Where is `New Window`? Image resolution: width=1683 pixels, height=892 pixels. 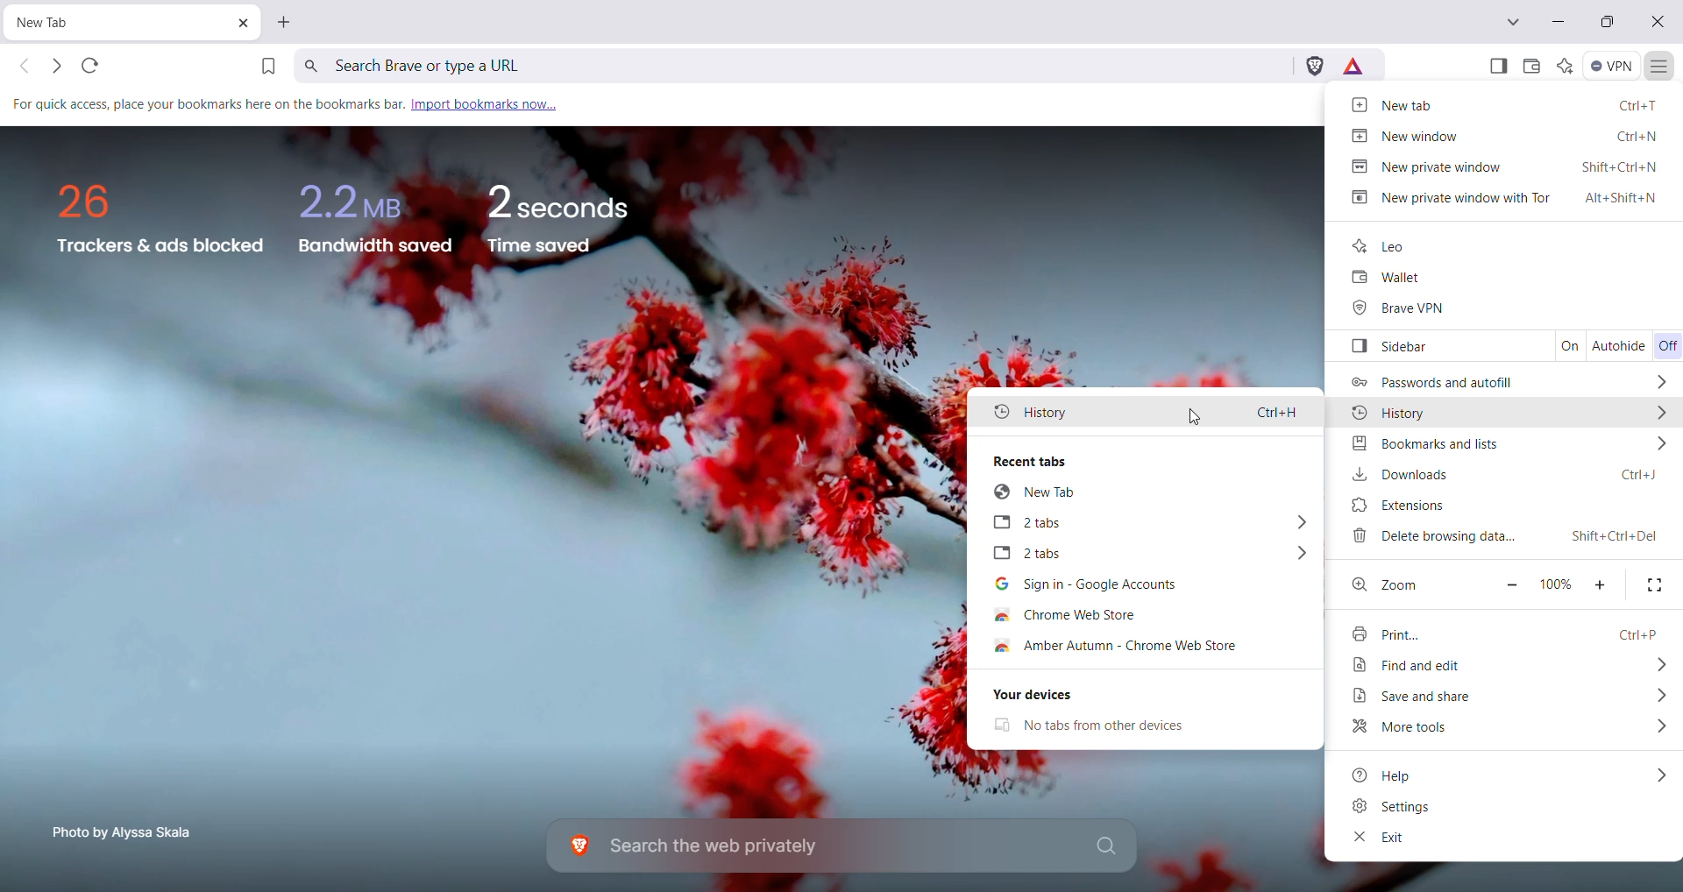 New Window is located at coordinates (1504, 135).